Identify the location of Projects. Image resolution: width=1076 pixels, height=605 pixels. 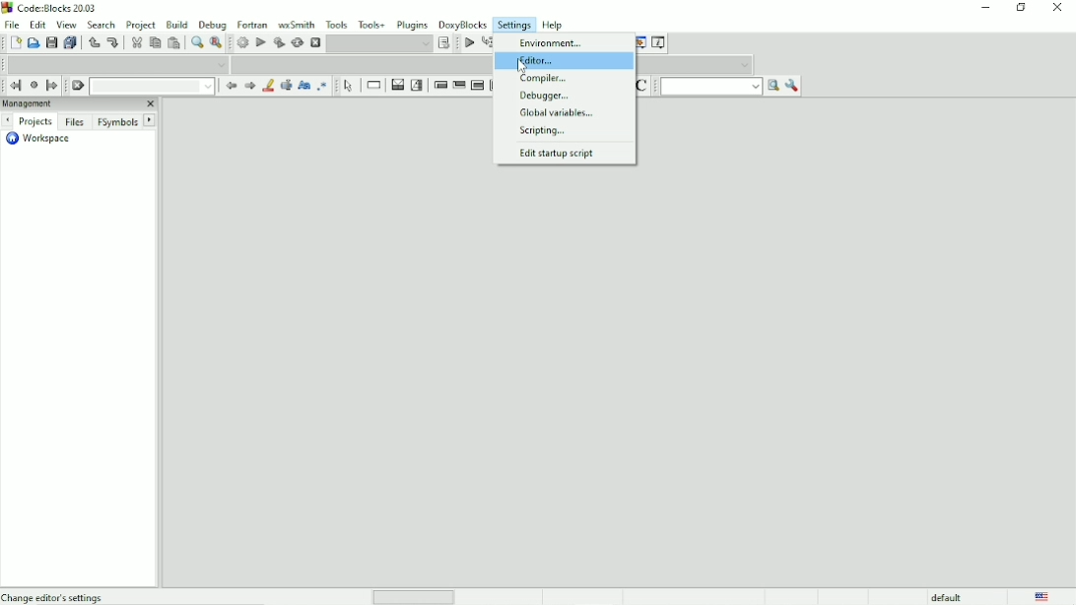
(34, 121).